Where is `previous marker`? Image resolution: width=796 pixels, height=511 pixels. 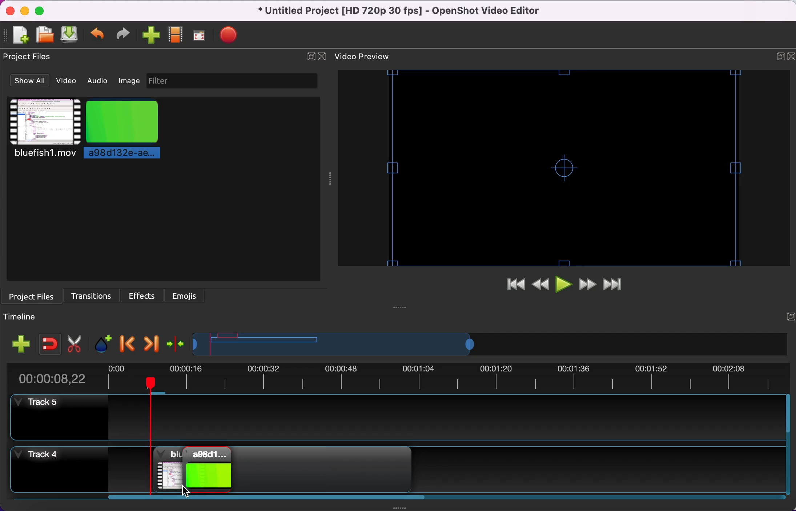
previous marker is located at coordinates (127, 343).